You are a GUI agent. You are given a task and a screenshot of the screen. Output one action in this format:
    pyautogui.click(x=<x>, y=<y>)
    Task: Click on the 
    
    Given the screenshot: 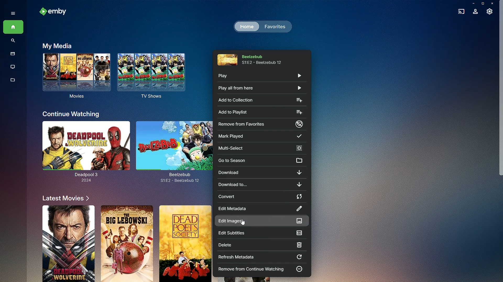 What is the action you would take?
    pyautogui.click(x=66, y=243)
    